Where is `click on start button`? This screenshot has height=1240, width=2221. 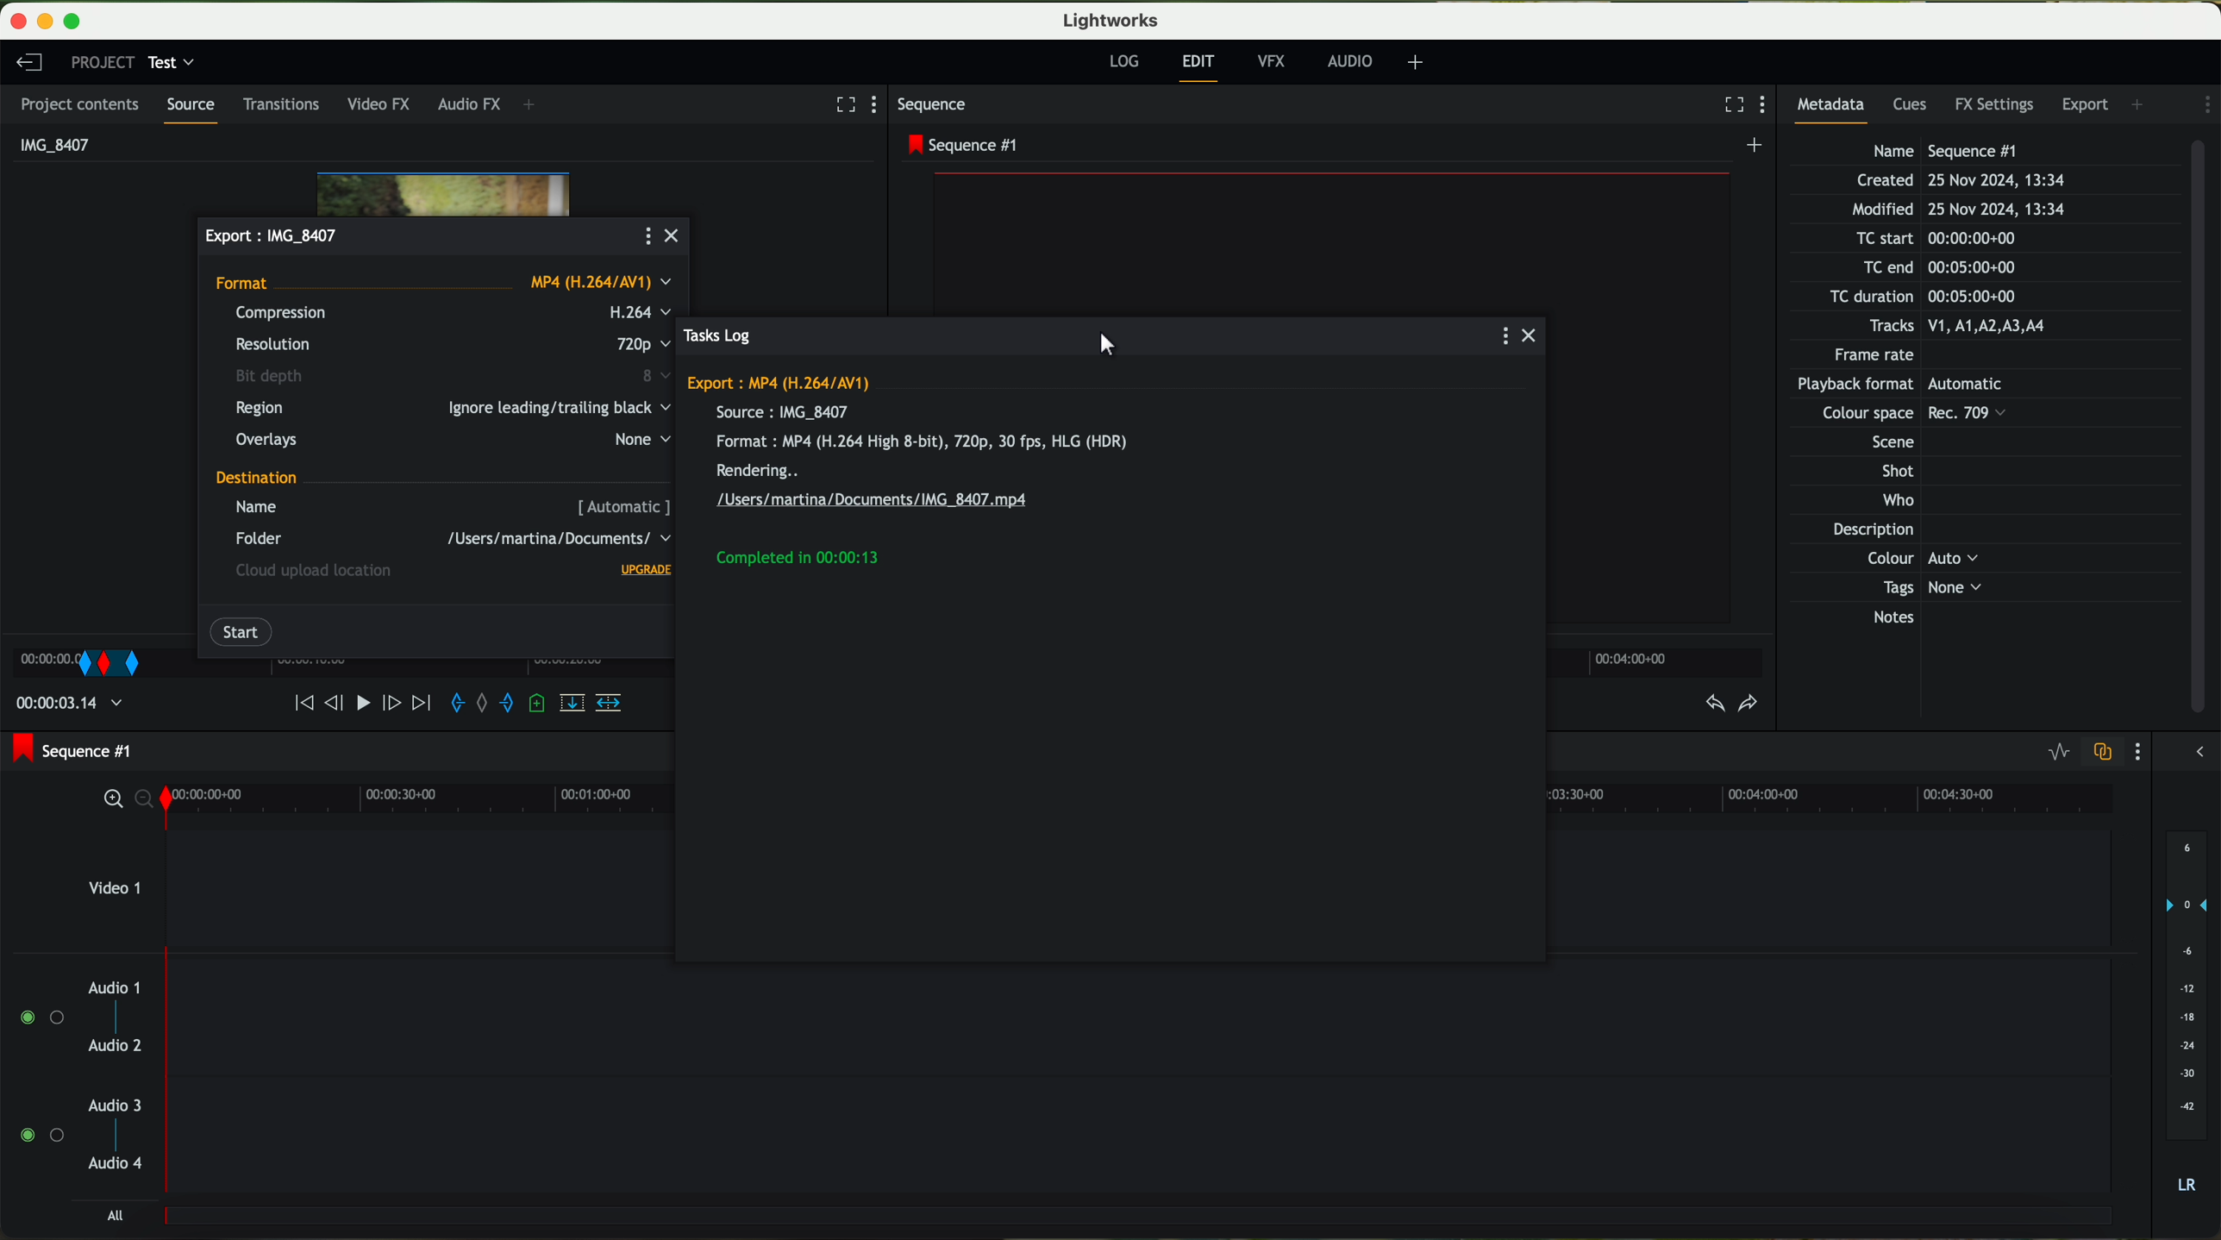 click on start button is located at coordinates (245, 628).